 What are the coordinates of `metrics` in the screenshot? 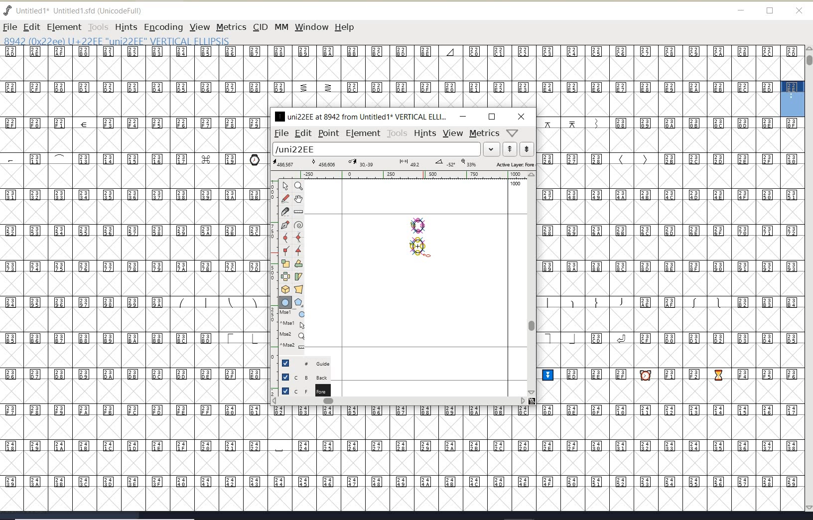 It's located at (484, 133).